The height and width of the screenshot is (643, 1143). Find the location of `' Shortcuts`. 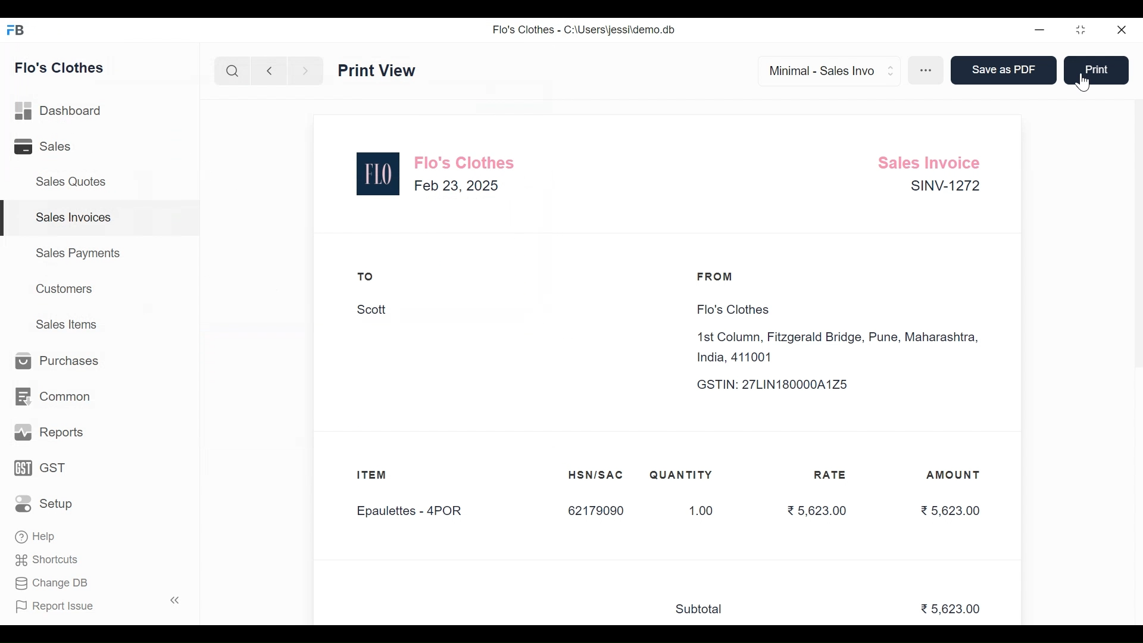

' Shortcuts is located at coordinates (51, 560).